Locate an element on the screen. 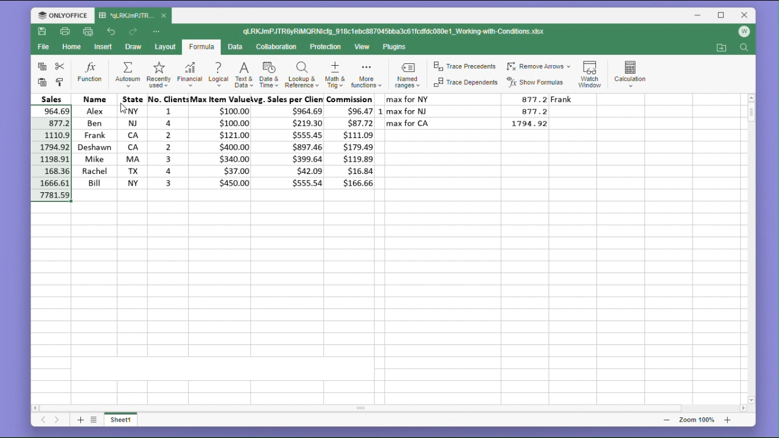  view is located at coordinates (363, 47).